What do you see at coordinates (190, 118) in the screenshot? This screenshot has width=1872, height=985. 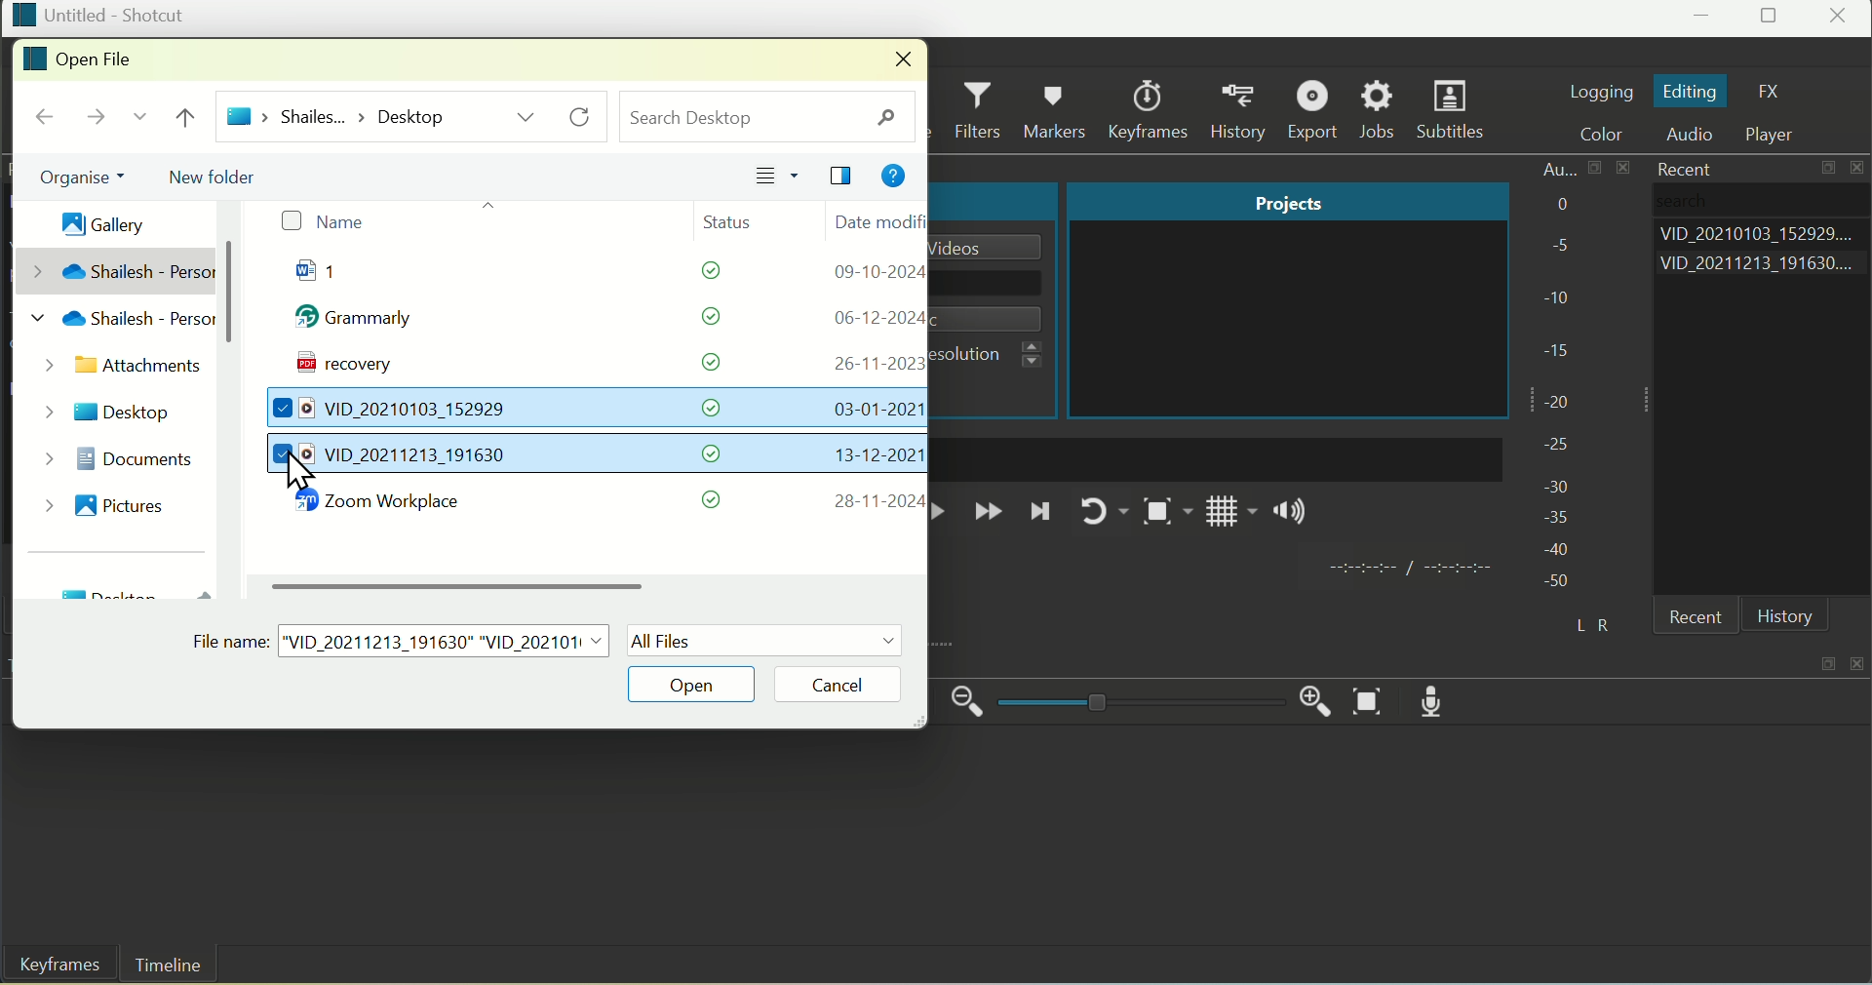 I see `up` at bounding box center [190, 118].